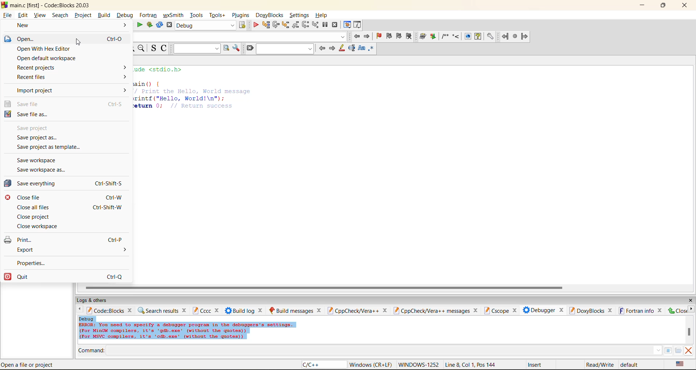 The image size is (696, 370). Describe the element at coordinates (185, 310) in the screenshot. I see `close` at that location.